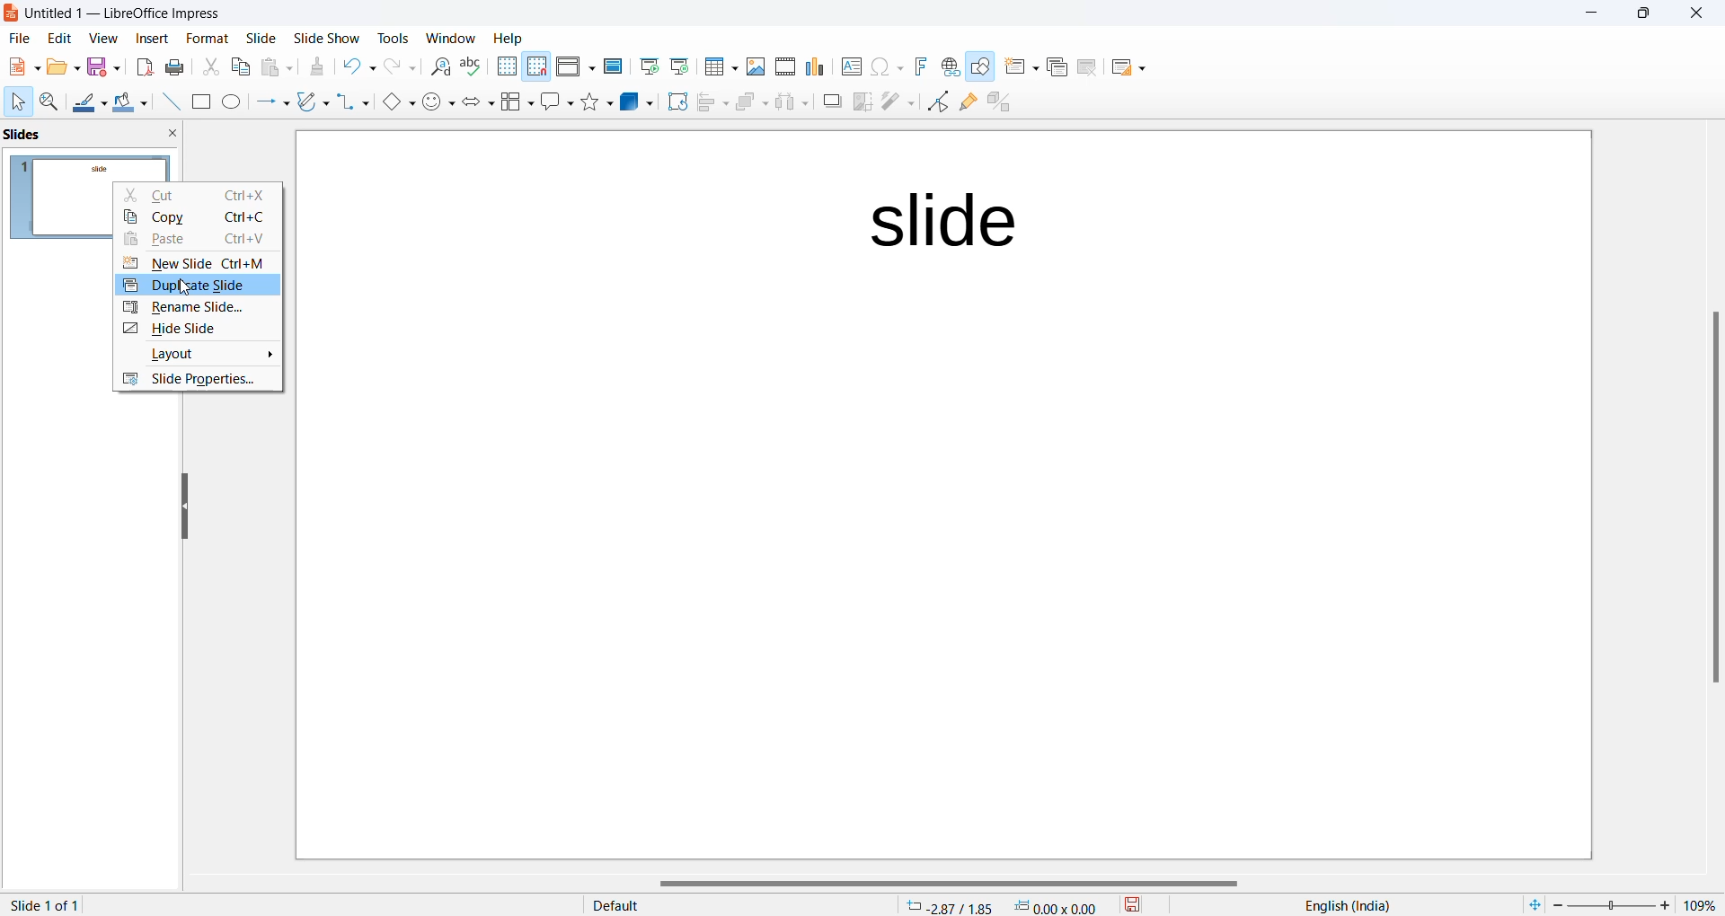  Describe the element at coordinates (35, 134) in the screenshot. I see `slide preview pane` at that location.